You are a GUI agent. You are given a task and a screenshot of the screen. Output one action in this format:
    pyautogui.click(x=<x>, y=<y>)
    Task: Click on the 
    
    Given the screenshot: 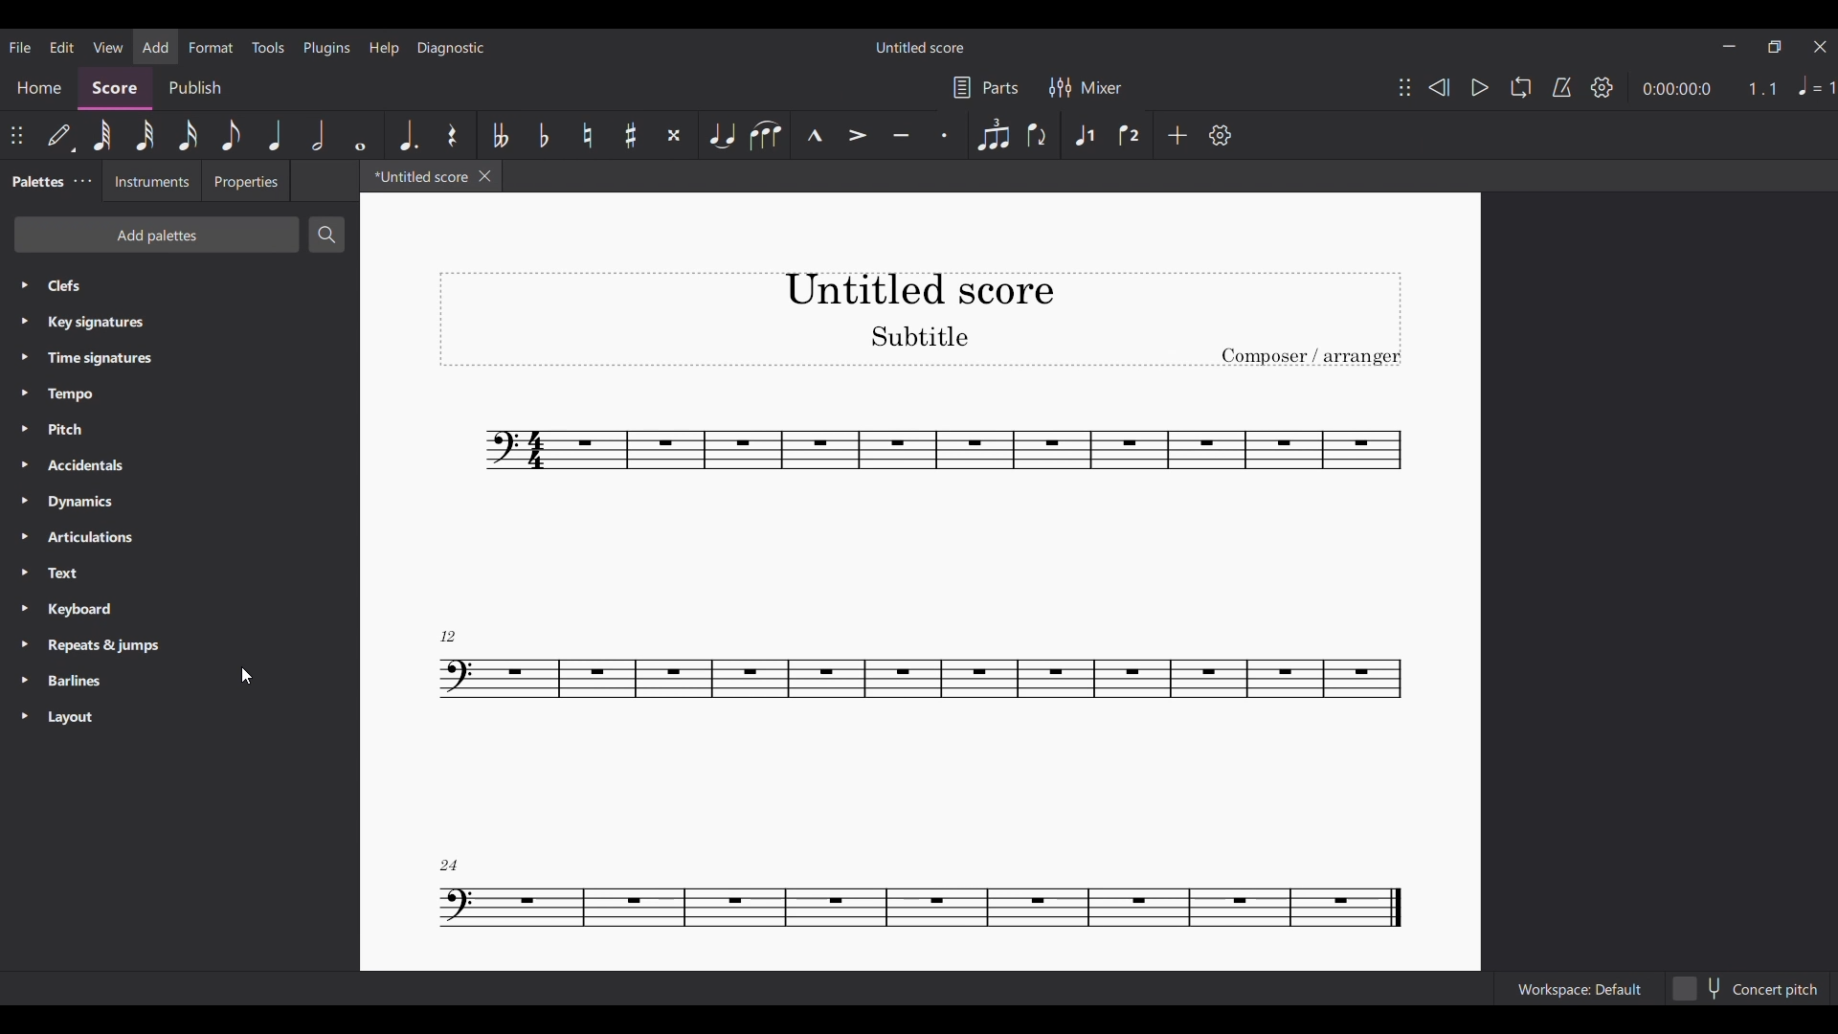 What is the action you would take?
    pyautogui.click(x=233, y=138)
    